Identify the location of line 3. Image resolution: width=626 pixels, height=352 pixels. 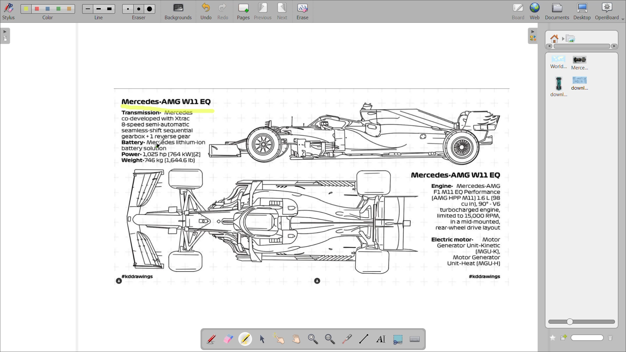
(111, 8).